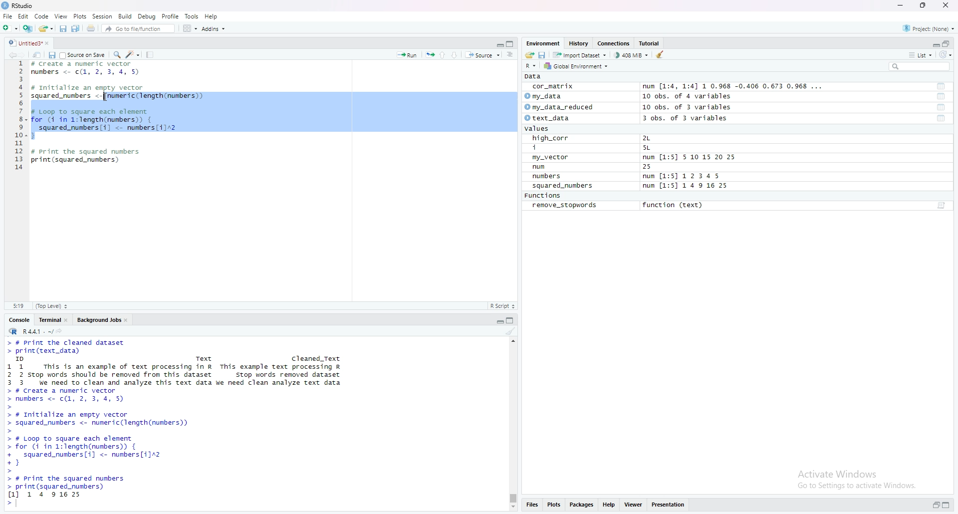 This screenshot has width=958, height=514. What do you see at coordinates (551, 138) in the screenshot?
I see `high_corr` at bounding box center [551, 138].